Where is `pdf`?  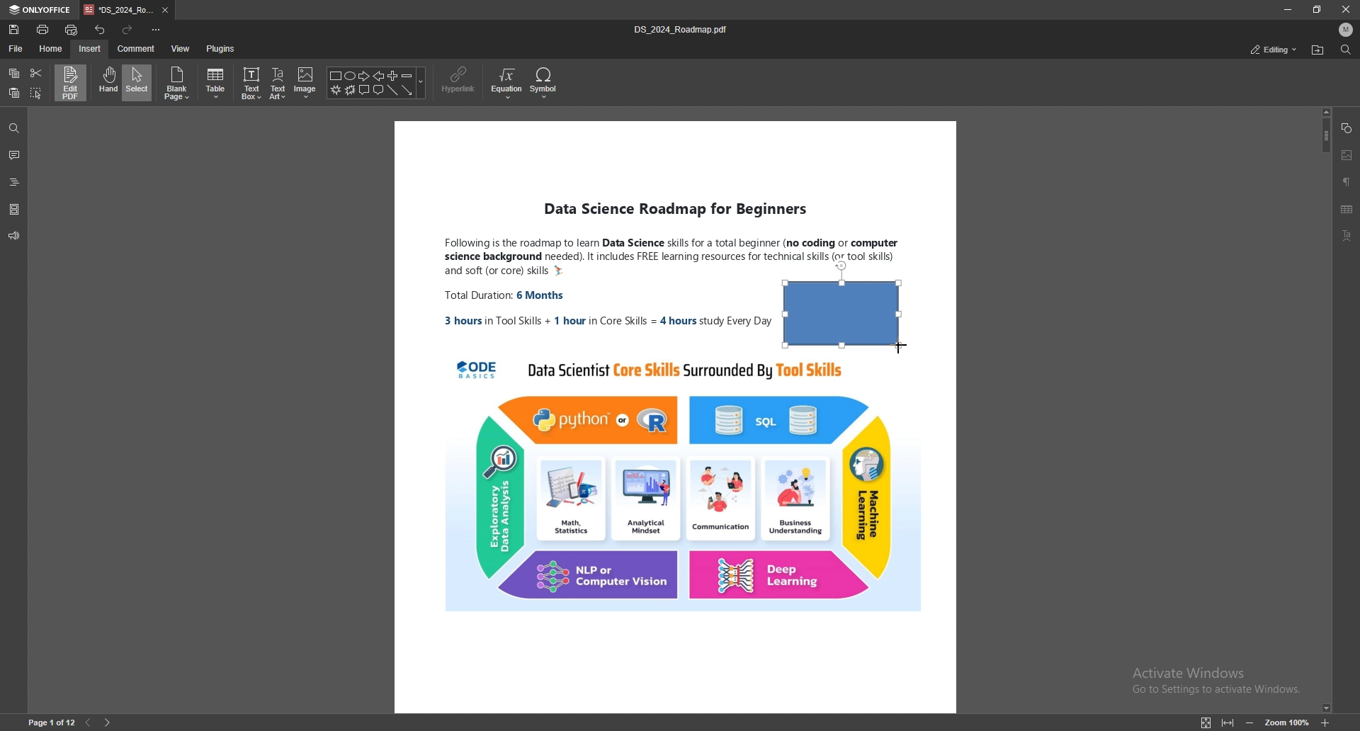 pdf is located at coordinates (565, 418).